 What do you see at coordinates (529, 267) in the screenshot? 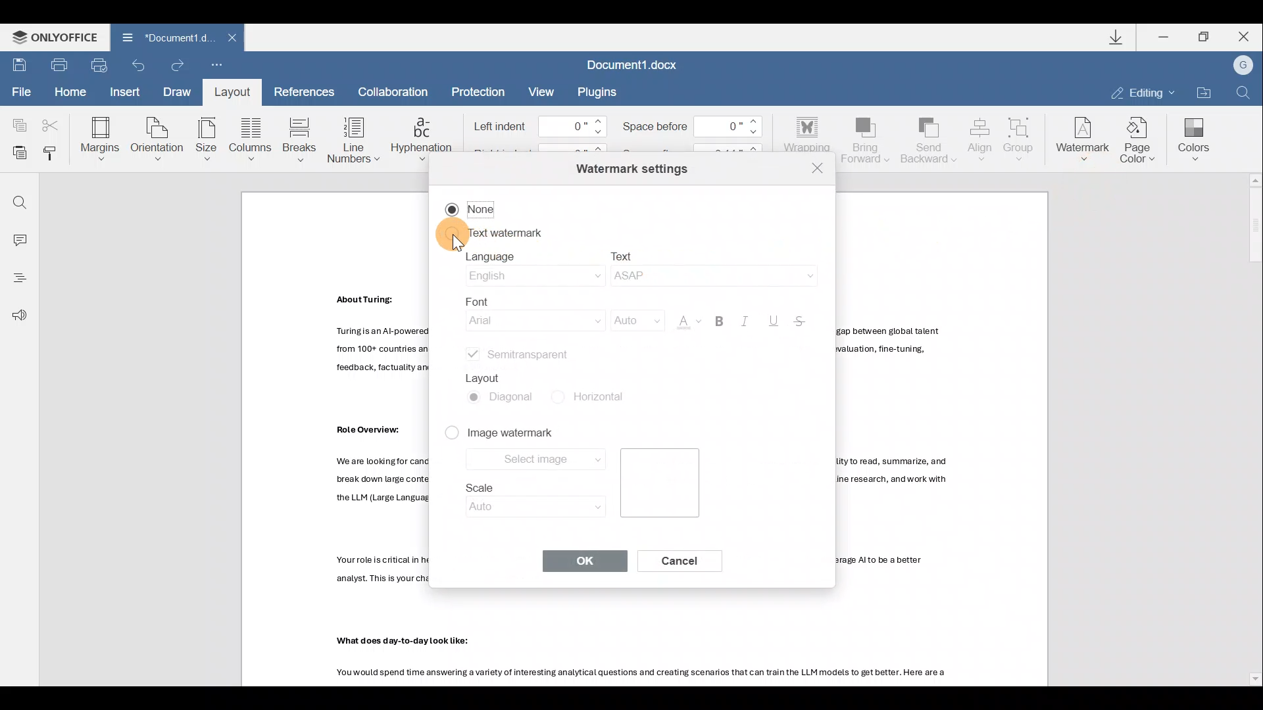
I see `Language` at bounding box center [529, 267].